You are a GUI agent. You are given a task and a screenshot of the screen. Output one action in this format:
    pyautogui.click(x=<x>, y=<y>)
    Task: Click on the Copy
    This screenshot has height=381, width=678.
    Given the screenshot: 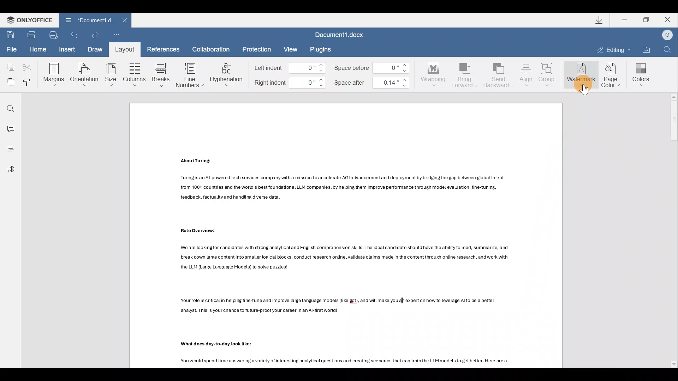 What is the action you would take?
    pyautogui.click(x=9, y=66)
    